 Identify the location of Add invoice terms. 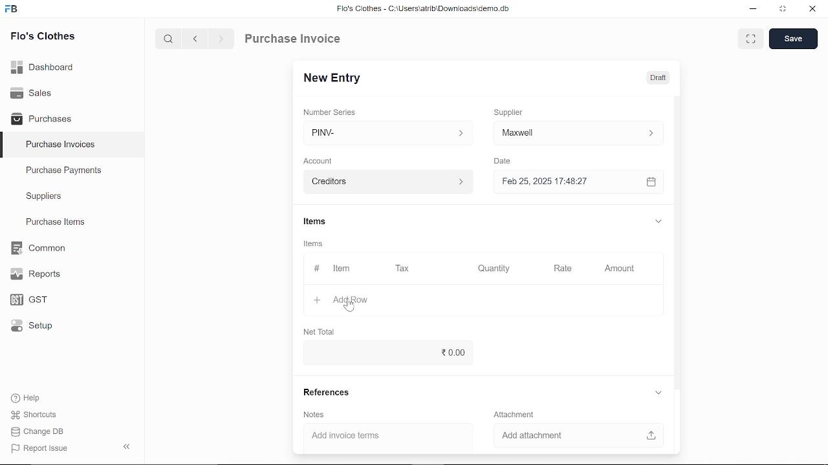
(382, 436).